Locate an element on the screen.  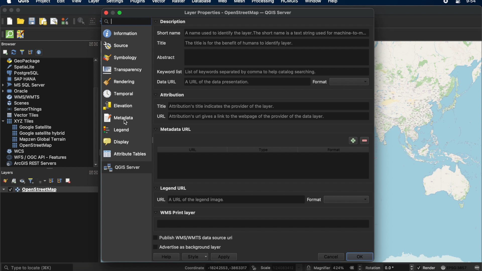
display is located at coordinates (116, 142).